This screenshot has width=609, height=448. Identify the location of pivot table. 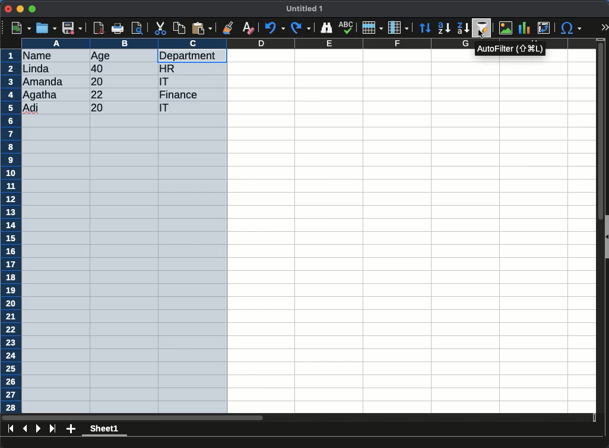
(544, 28).